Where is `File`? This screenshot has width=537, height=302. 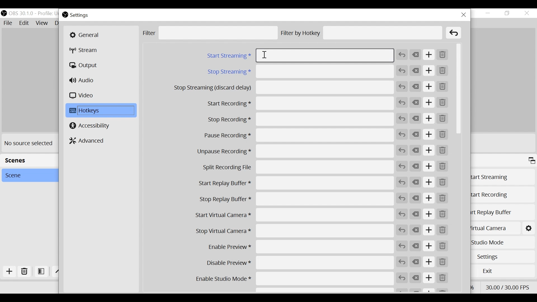
File is located at coordinates (9, 23).